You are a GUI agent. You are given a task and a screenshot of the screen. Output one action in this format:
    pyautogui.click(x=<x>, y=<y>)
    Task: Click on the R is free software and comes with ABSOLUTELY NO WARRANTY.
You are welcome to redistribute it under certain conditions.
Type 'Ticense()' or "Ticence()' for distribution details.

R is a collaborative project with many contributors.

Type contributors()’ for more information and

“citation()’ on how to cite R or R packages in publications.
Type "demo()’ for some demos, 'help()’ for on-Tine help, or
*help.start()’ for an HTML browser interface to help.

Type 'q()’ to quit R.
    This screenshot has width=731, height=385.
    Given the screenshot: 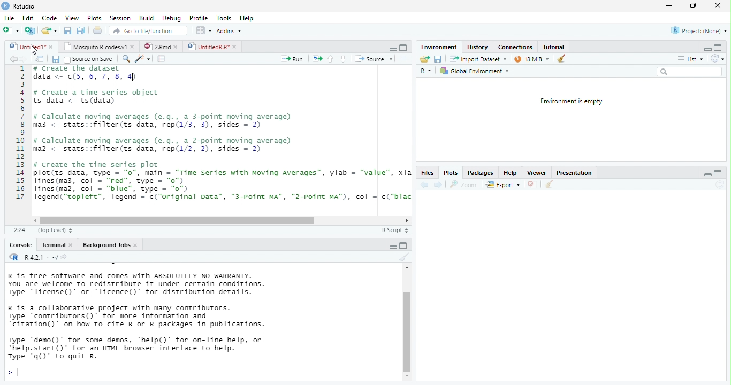 What is the action you would take?
    pyautogui.click(x=182, y=316)
    